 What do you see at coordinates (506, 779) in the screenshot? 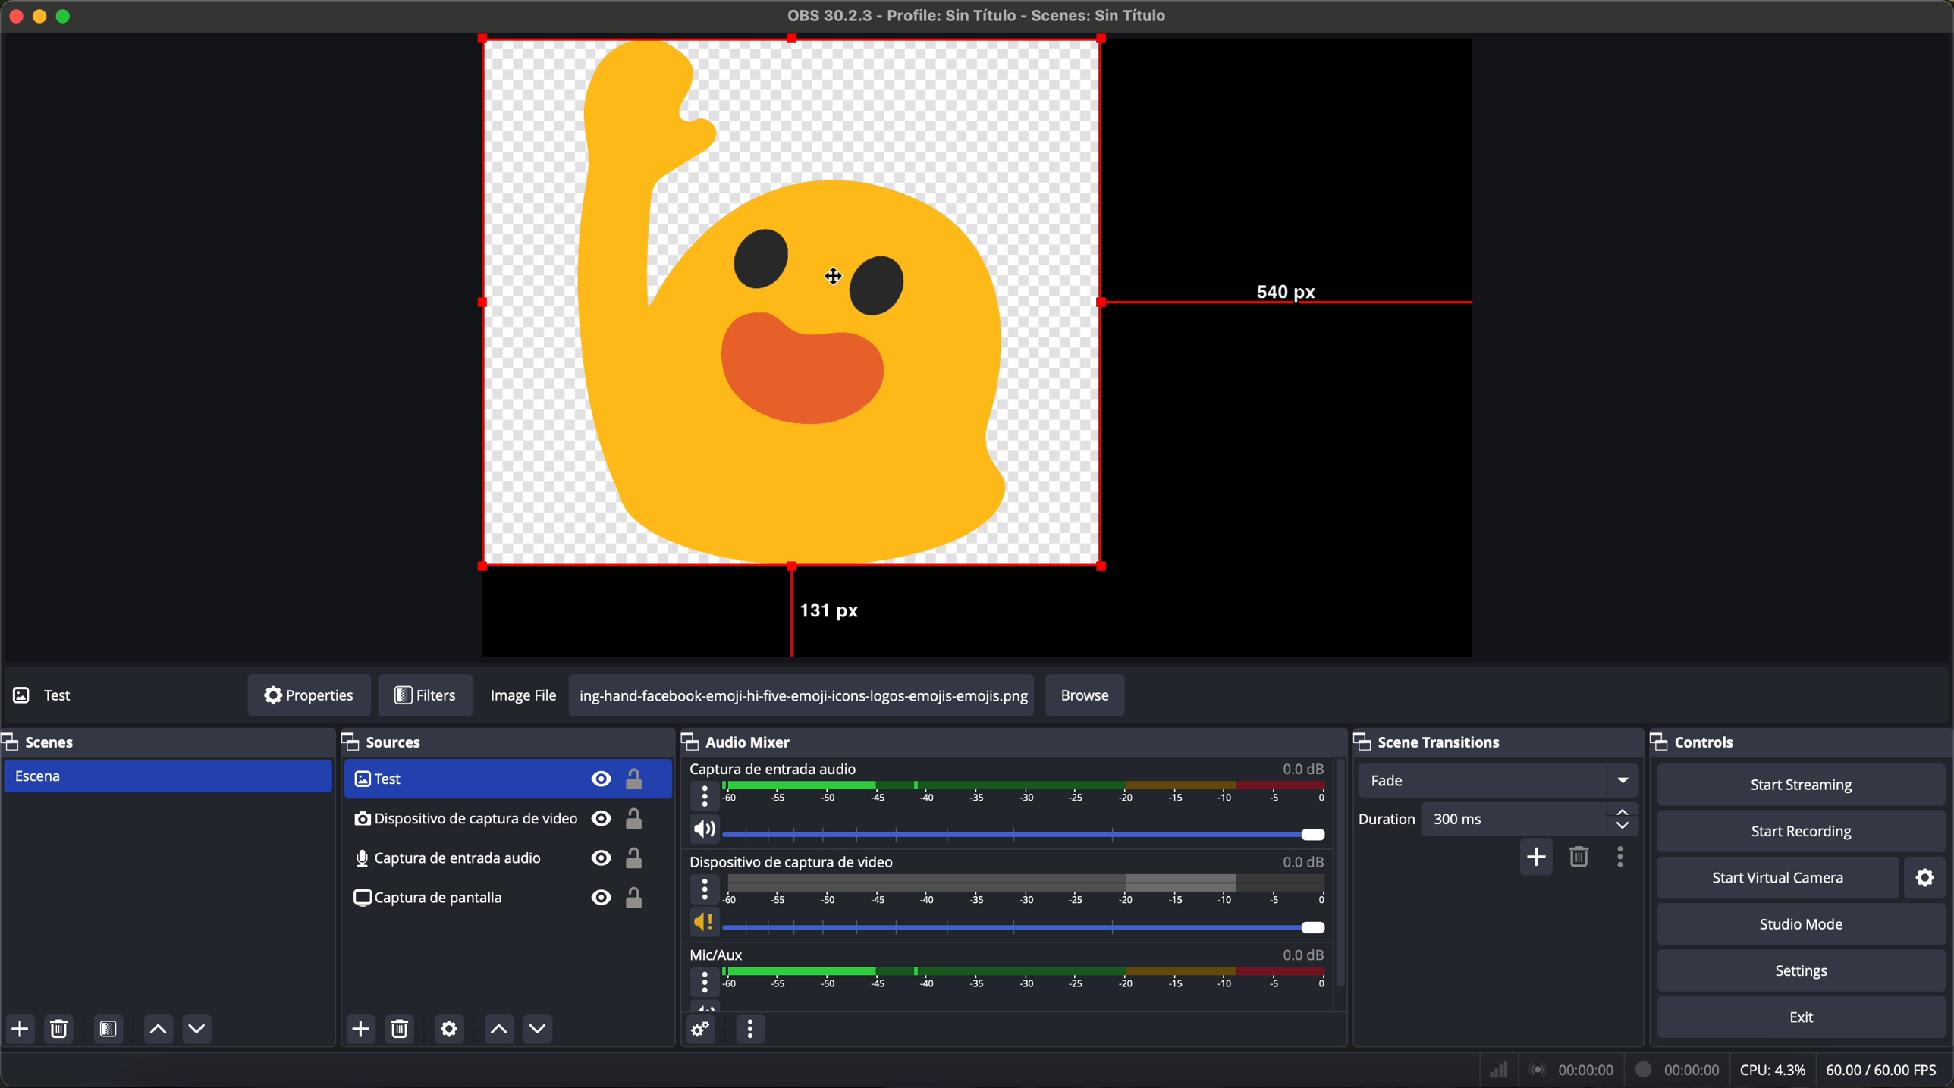
I see `video capture device` at bounding box center [506, 779].